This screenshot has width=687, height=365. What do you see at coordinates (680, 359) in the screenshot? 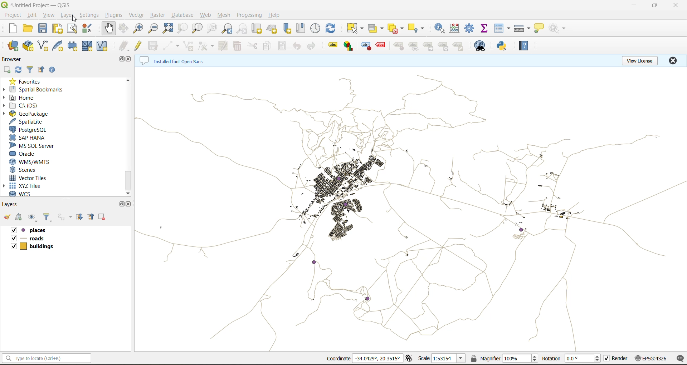
I see `log messages` at bounding box center [680, 359].